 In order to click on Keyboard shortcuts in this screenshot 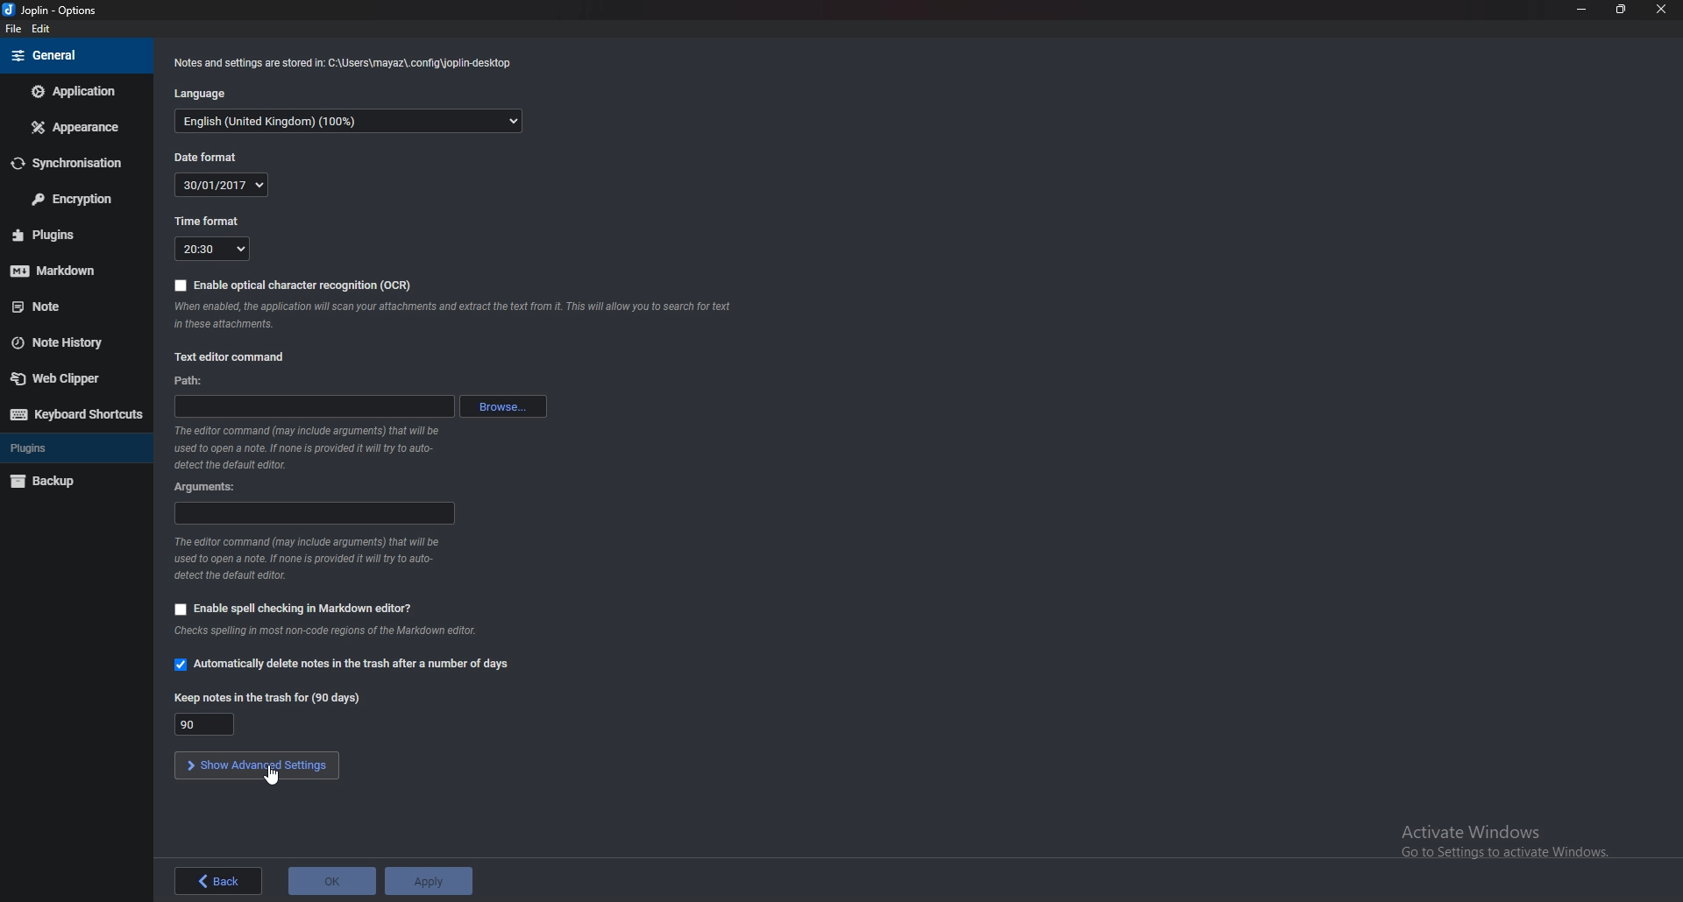, I will do `click(75, 415)`.